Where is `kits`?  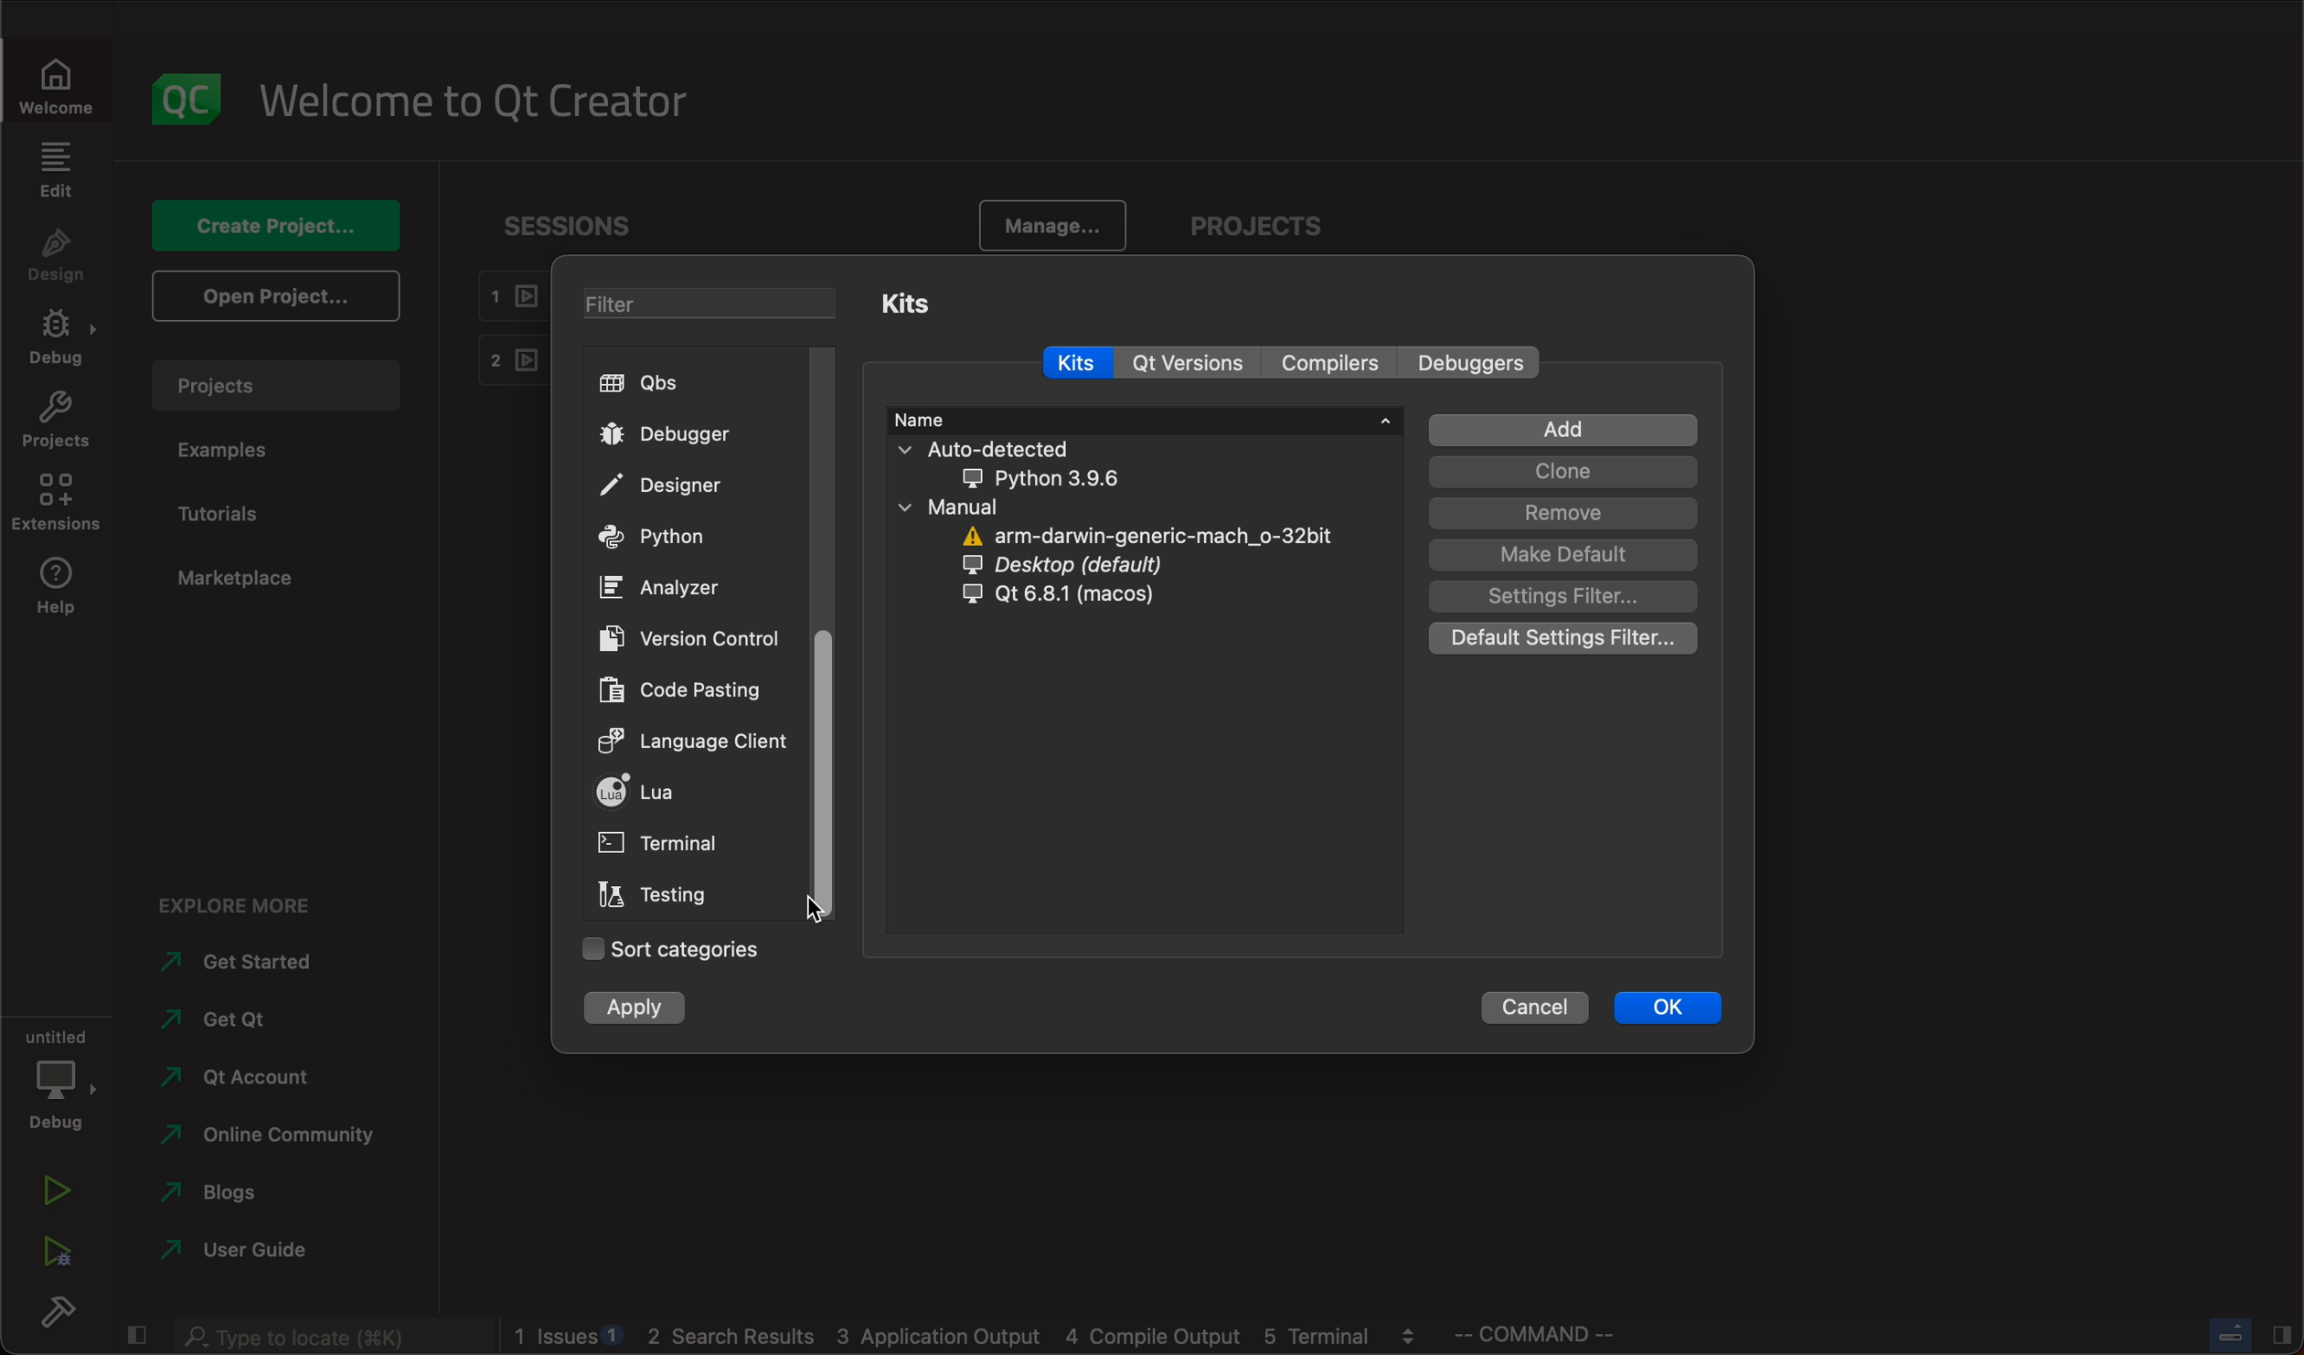
kits is located at coordinates (943, 305).